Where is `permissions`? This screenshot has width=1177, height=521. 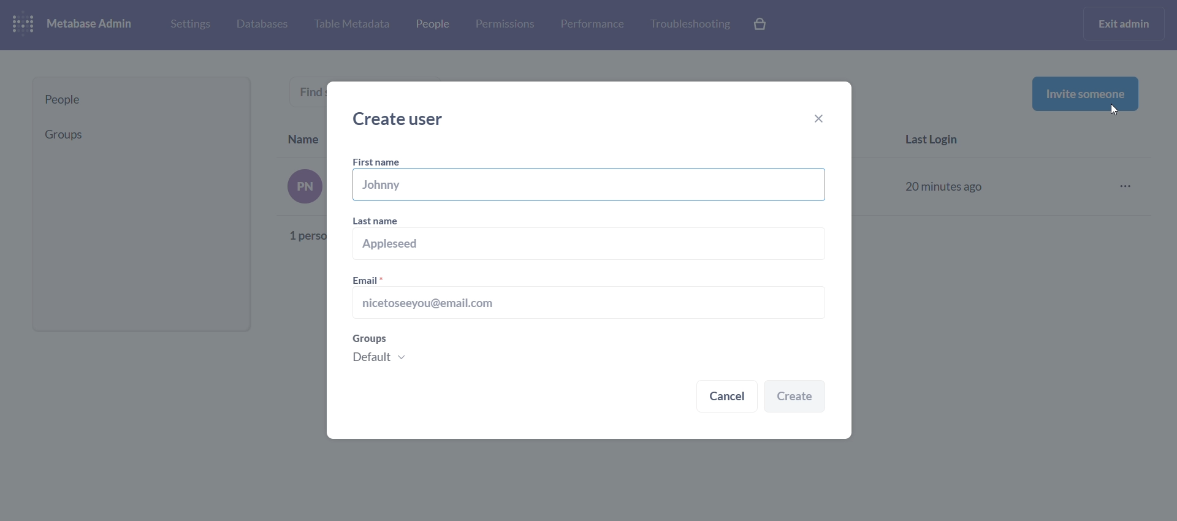 permissions is located at coordinates (505, 25).